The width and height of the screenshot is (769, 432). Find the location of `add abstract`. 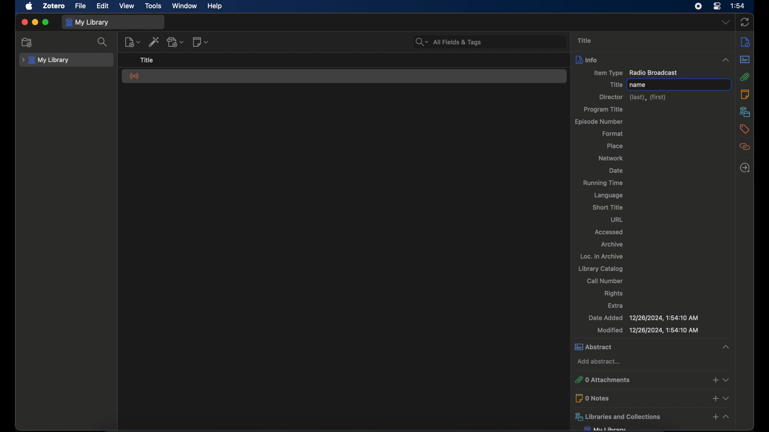

add abstract is located at coordinates (600, 362).